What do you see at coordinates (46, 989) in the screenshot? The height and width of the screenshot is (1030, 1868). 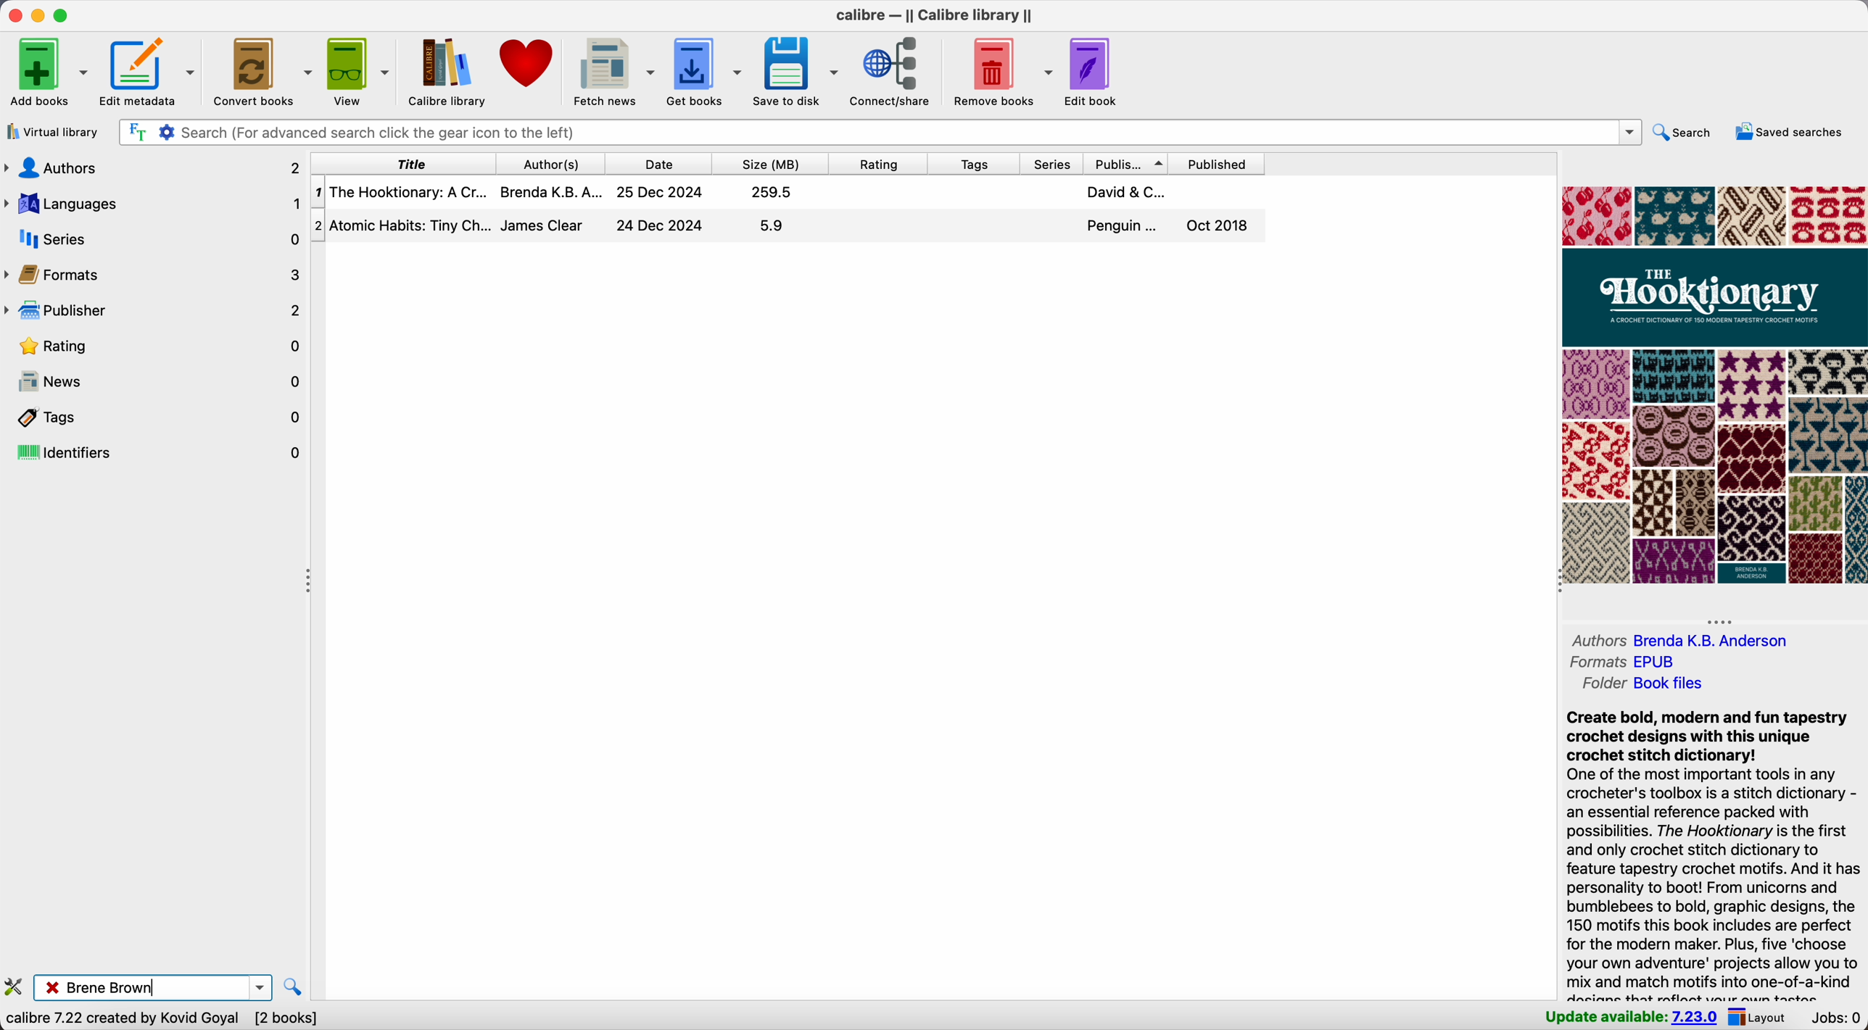 I see `close` at bounding box center [46, 989].